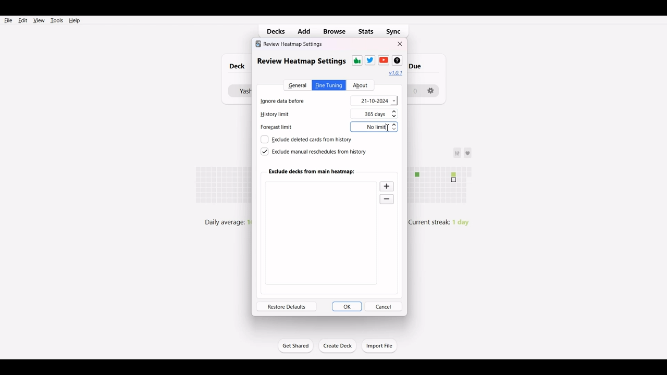  What do you see at coordinates (384, 60) in the screenshot?
I see `Youtube` at bounding box center [384, 60].